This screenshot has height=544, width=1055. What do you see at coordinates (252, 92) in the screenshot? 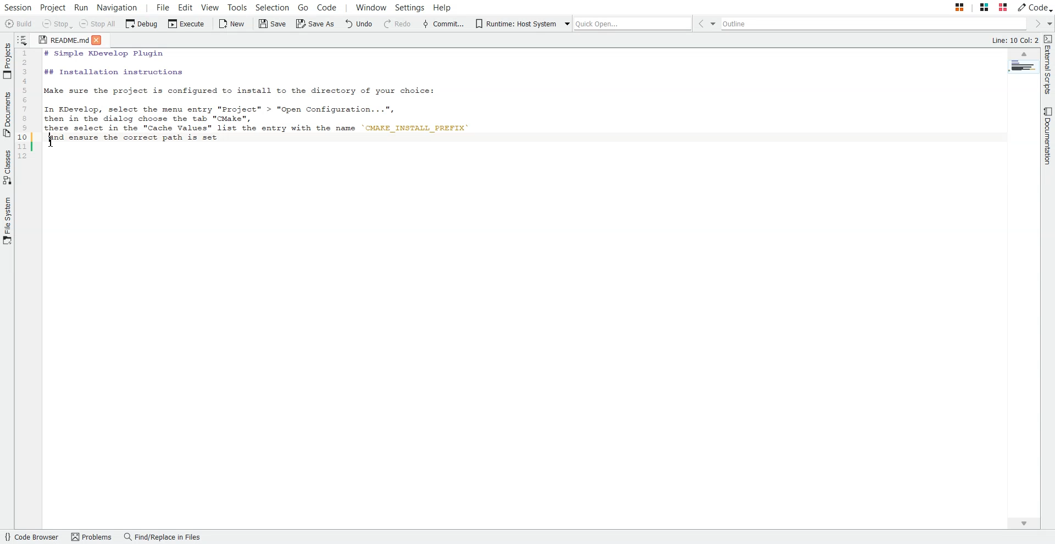
I see `Make sure the project is configured to install to the directory of your choice:` at bounding box center [252, 92].